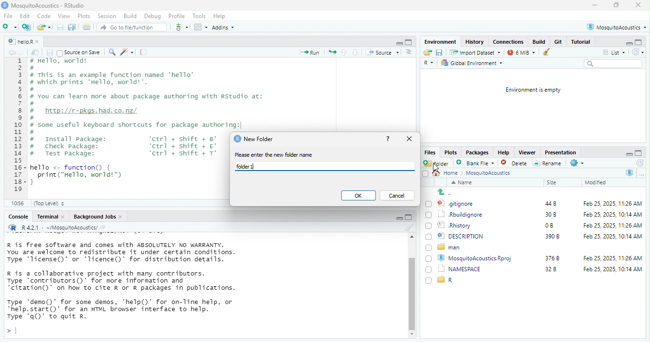 The height and width of the screenshot is (342, 650). Describe the element at coordinates (8, 16) in the screenshot. I see `file` at that location.